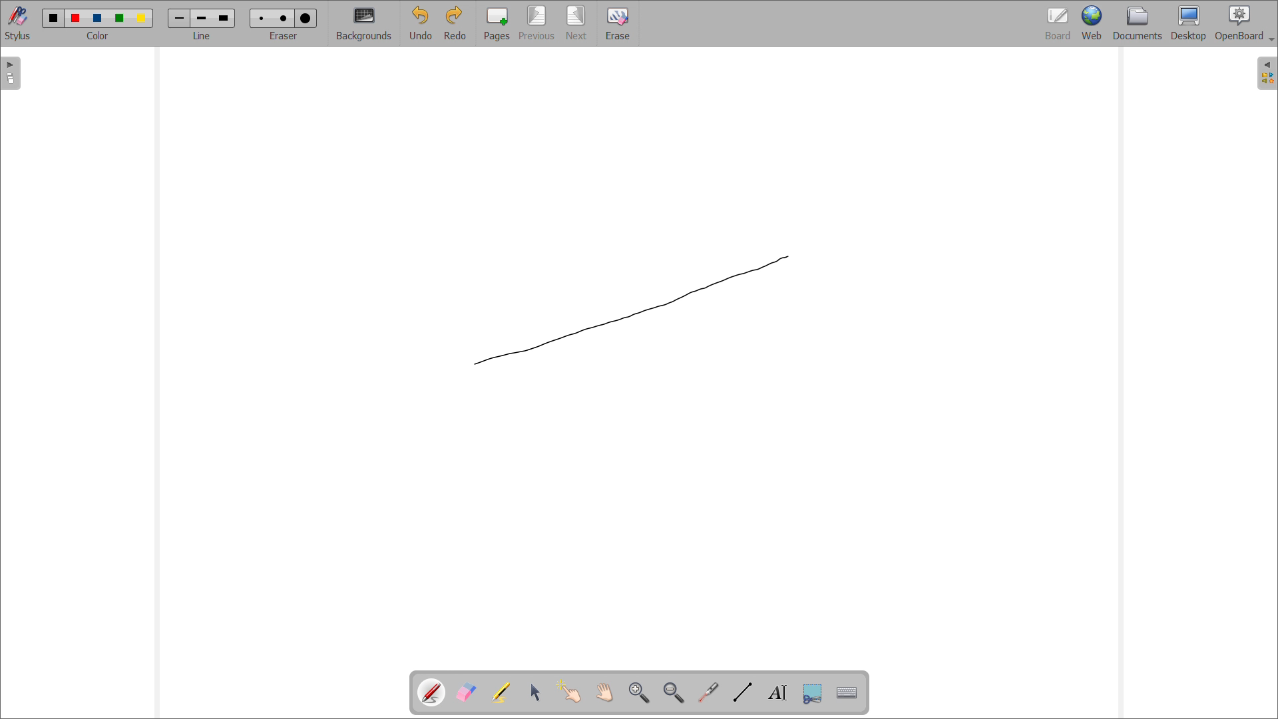  I want to click on line width size, so click(202, 19).